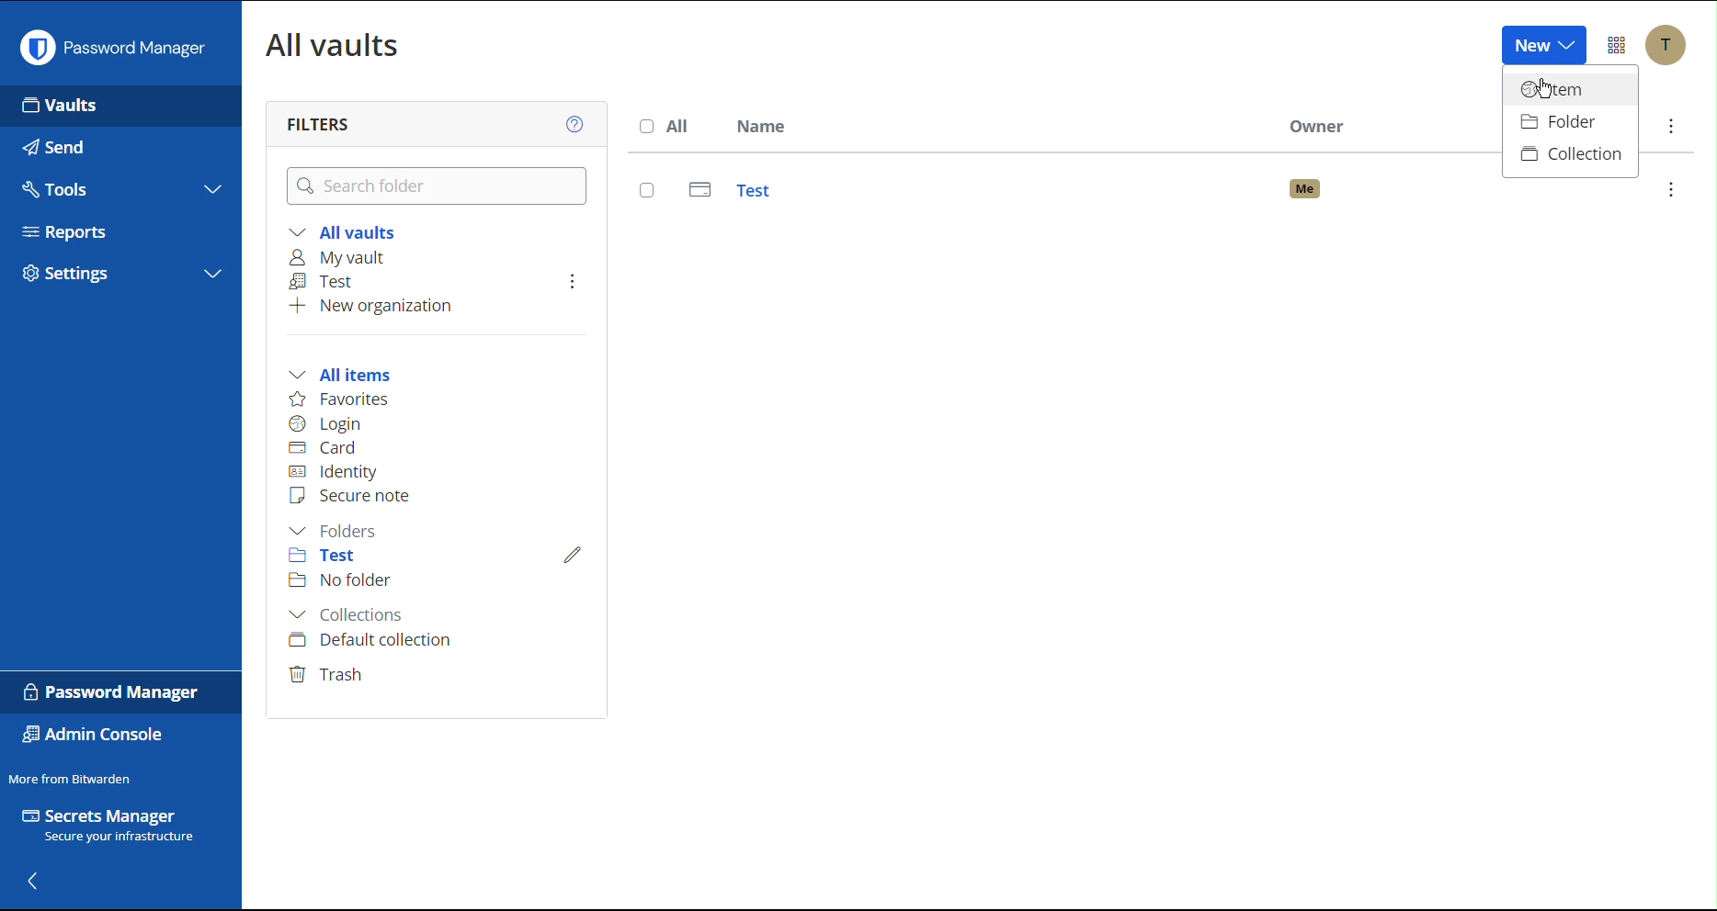 This screenshot has width=1717, height=911. Describe the element at coordinates (573, 552) in the screenshot. I see `Edit` at that location.